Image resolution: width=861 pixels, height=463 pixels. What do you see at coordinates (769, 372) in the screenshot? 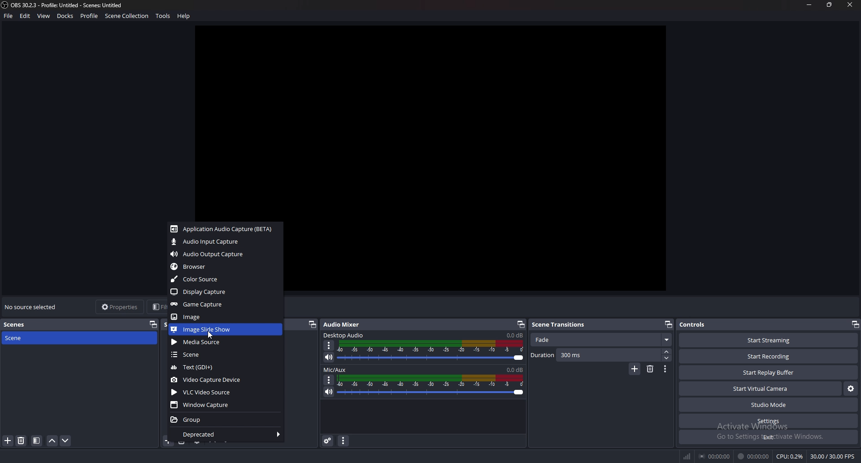
I see `start replay buffer` at bounding box center [769, 372].